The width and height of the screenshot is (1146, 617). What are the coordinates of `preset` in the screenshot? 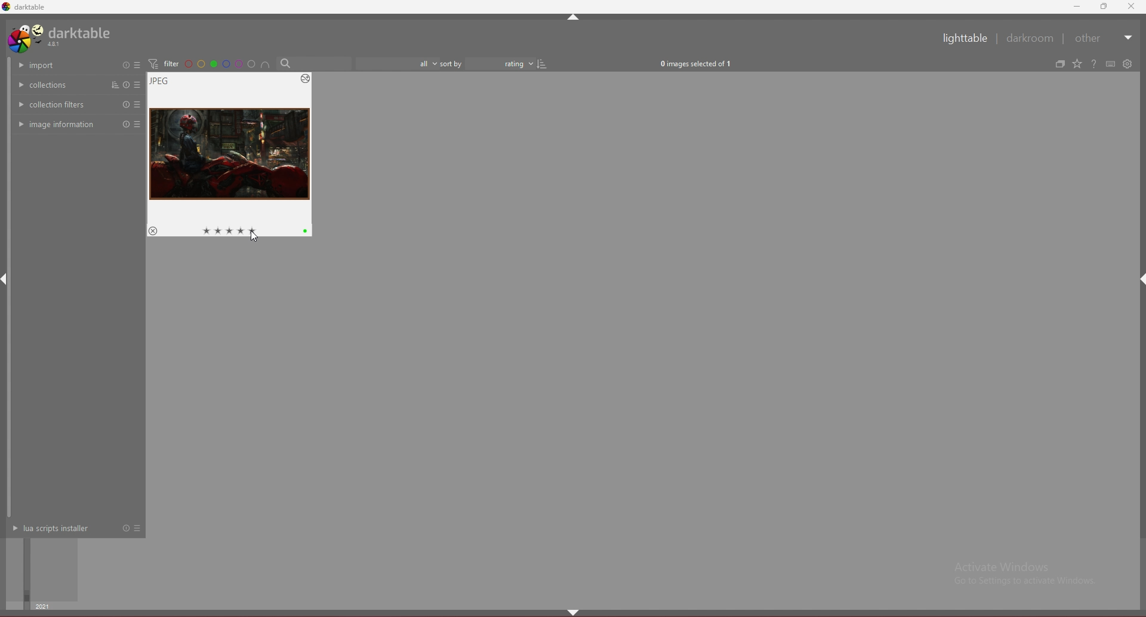 It's located at (137, 104).